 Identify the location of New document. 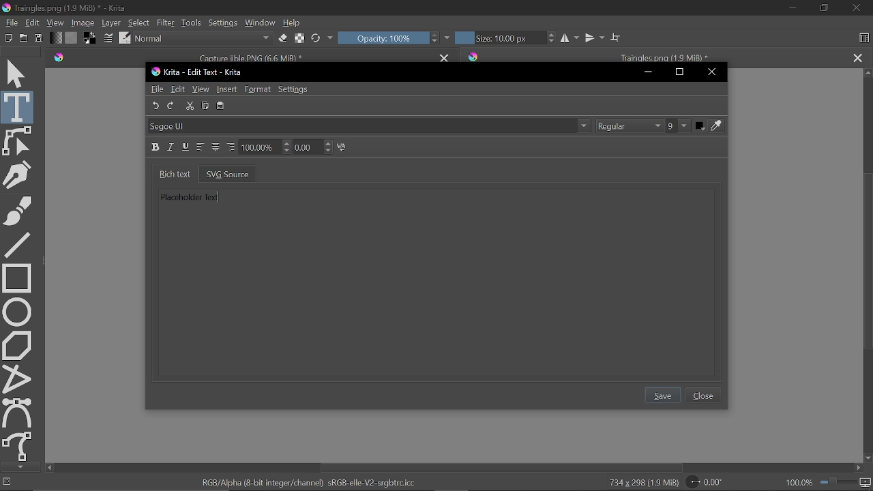
(7, 37).